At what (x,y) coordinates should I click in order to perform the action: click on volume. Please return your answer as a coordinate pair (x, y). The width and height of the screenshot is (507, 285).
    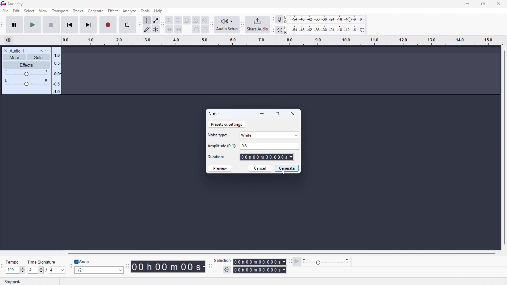
    Looking at the image, I should click on (26, 73).